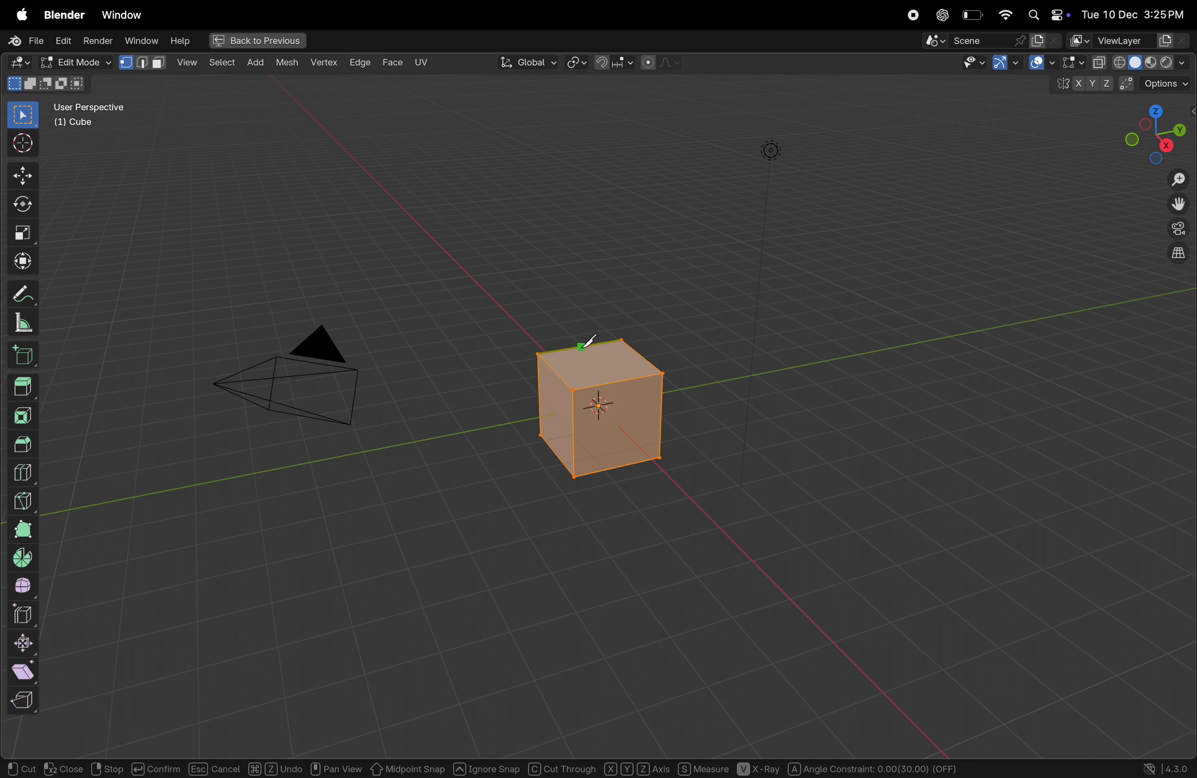 The width and height of the screenshot is (1197, 778). What do you see at coordinates (188, 62) in the screenshot?
I see `select` at bounding box center [188, 62].